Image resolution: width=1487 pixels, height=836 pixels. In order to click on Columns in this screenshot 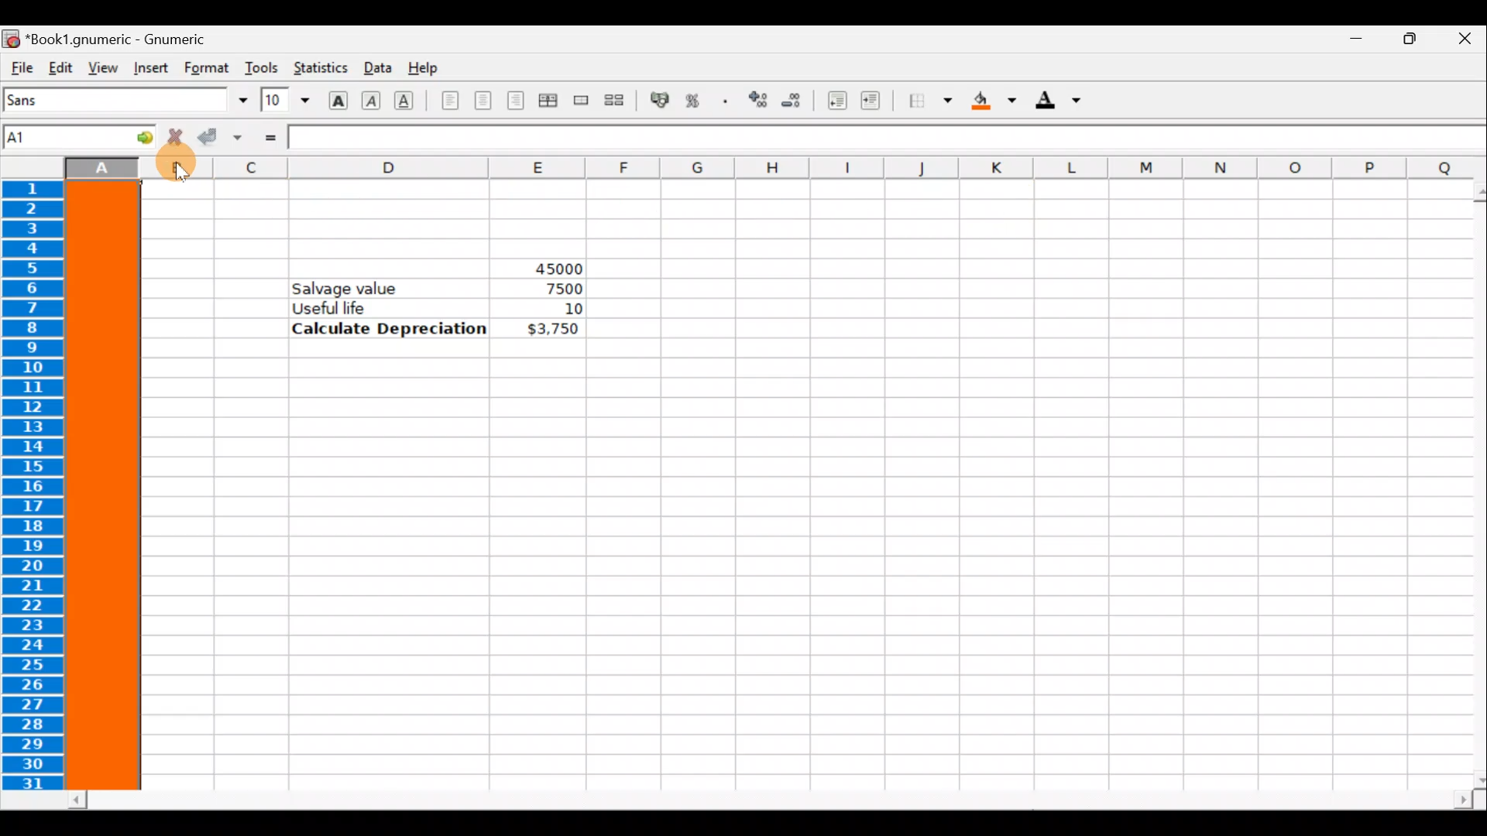, I will do `click(740, 169)`.